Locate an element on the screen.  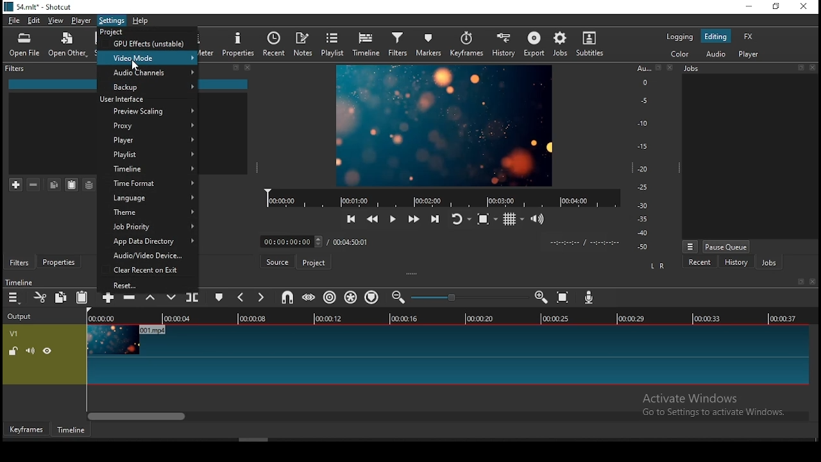
preview scaling is located at coordinates (148, 110).